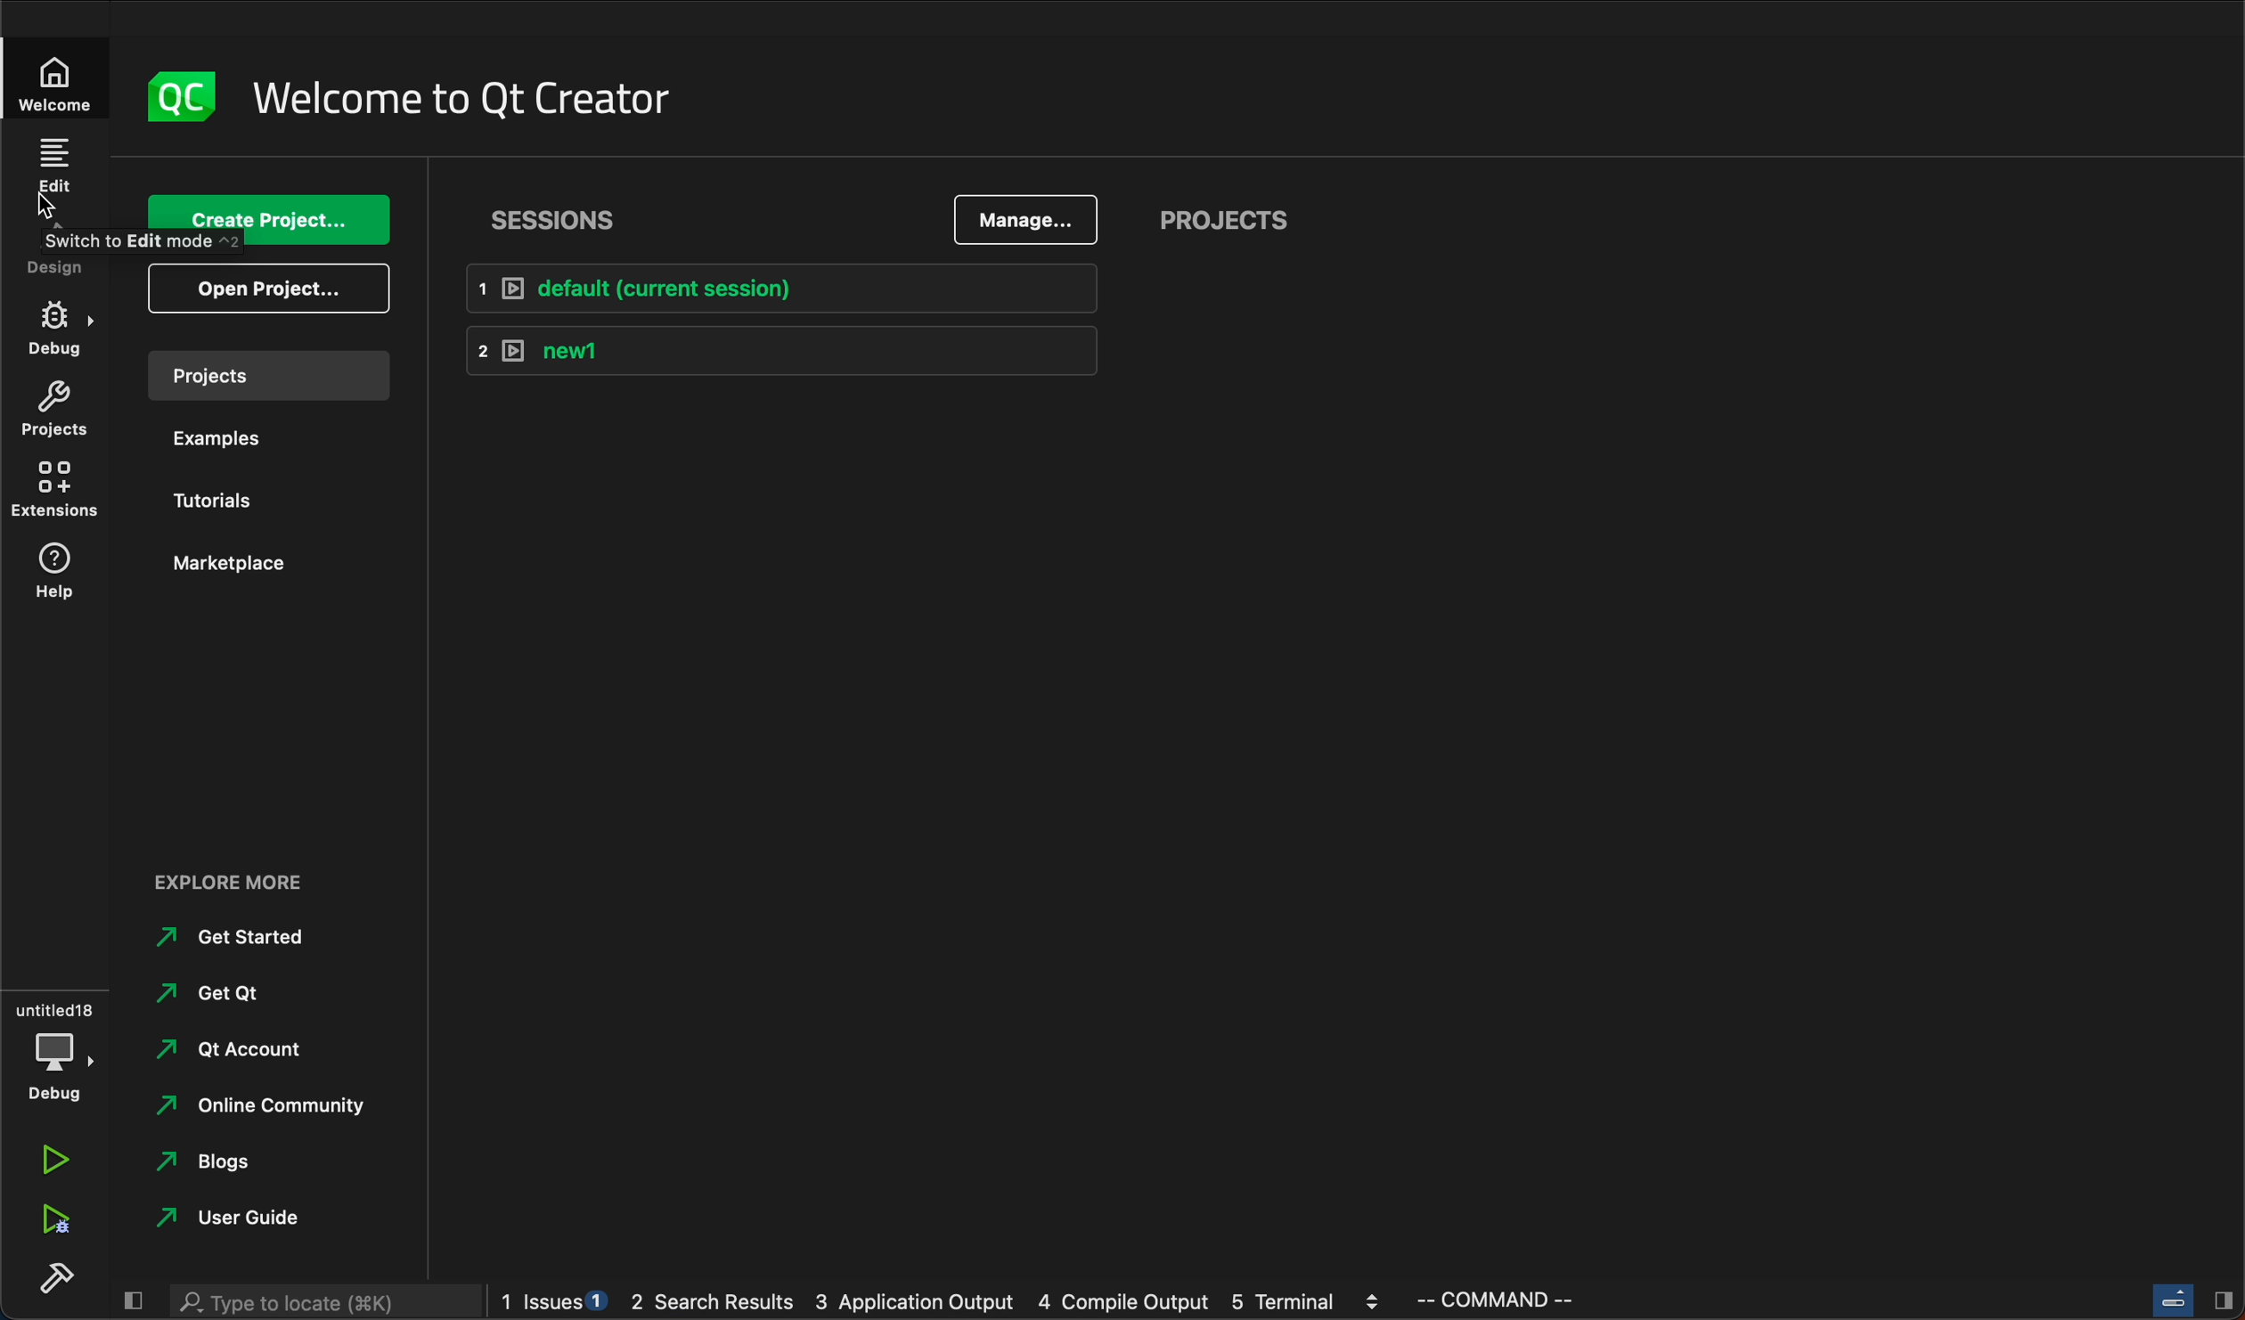 The height and width of the screenshot is (1320, 2245). Describe the element at coordinates (575, 216) in the screenshot. I see `sessions` at that location.